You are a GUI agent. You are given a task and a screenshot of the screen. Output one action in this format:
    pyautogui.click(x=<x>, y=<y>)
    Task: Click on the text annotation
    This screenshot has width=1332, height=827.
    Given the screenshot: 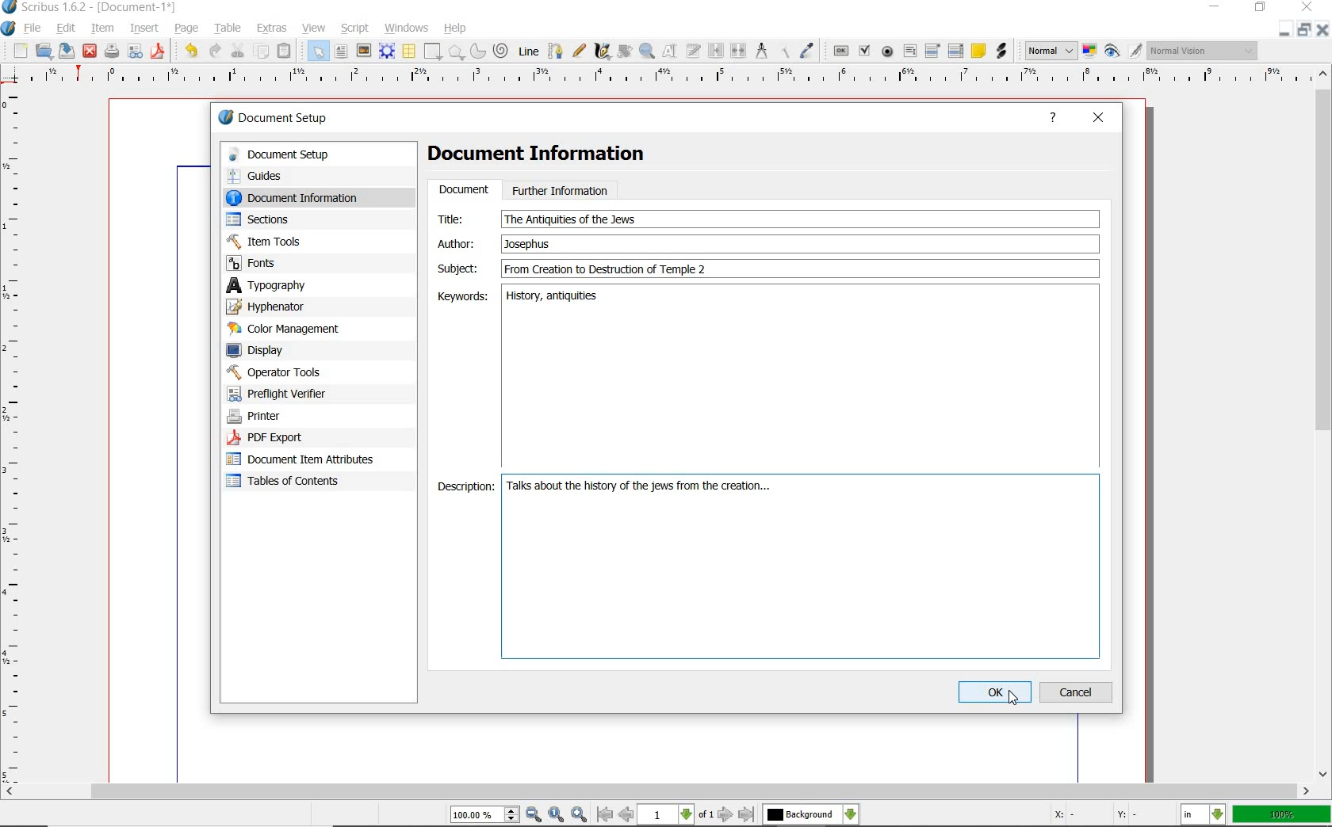 What is the action you would take?
    pyautogui.click(x=978, y=52)
    